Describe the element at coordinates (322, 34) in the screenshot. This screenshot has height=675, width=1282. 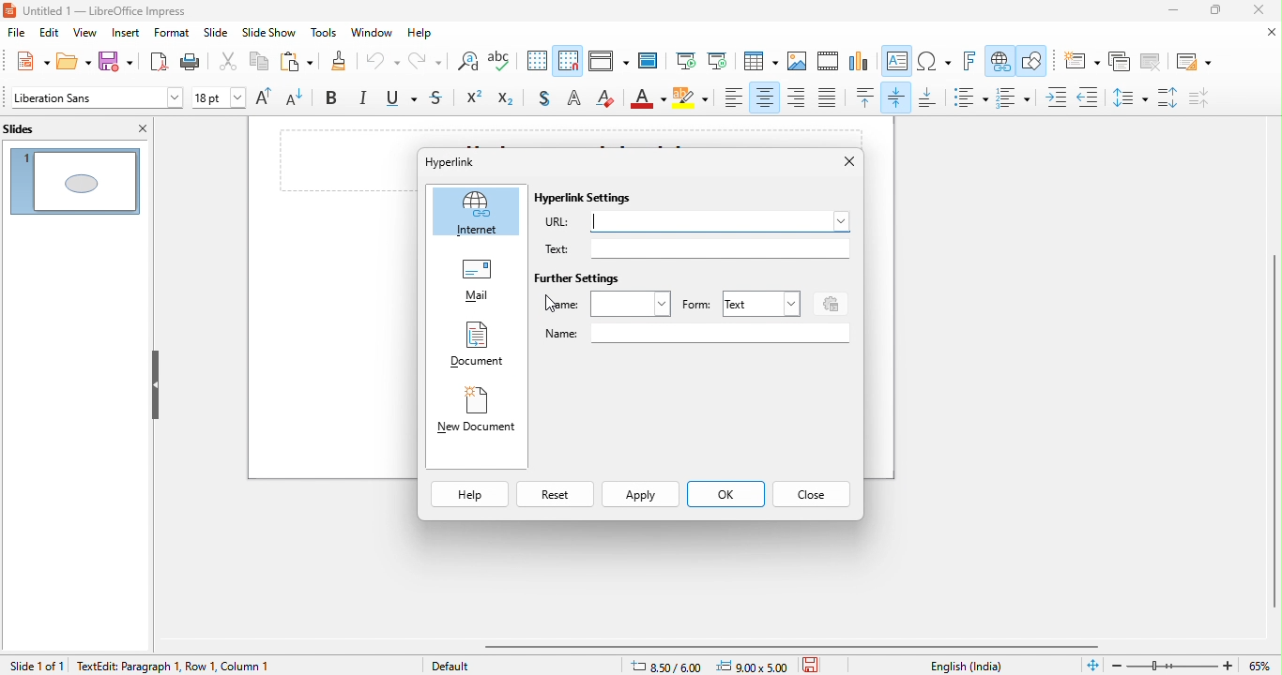
I see `tools` at that location.